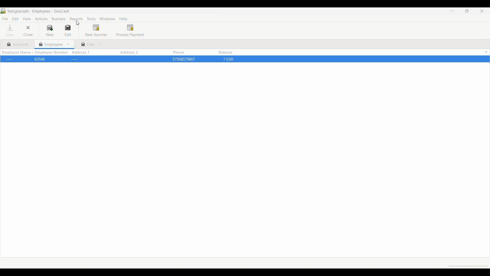  Describe the element at coordinates (91, 19) in the screenshot. I see `Tools` at that location.